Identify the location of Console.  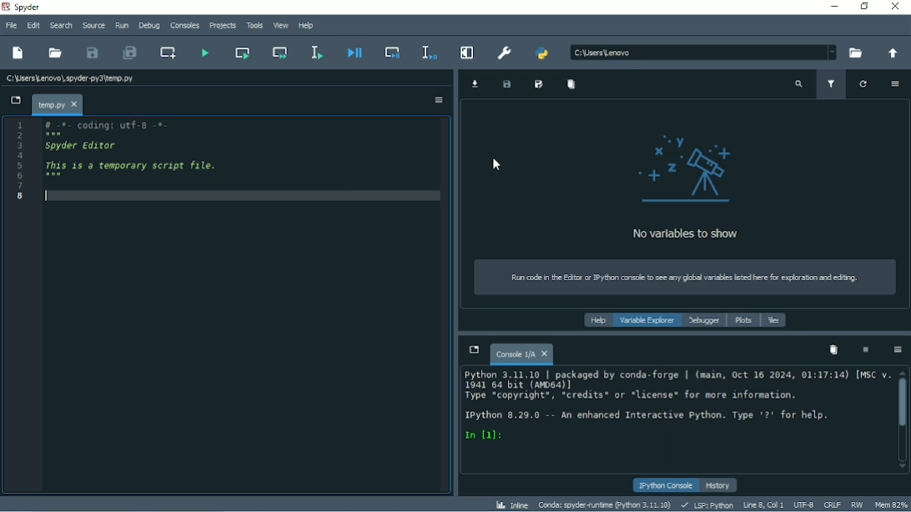
(521, 352).